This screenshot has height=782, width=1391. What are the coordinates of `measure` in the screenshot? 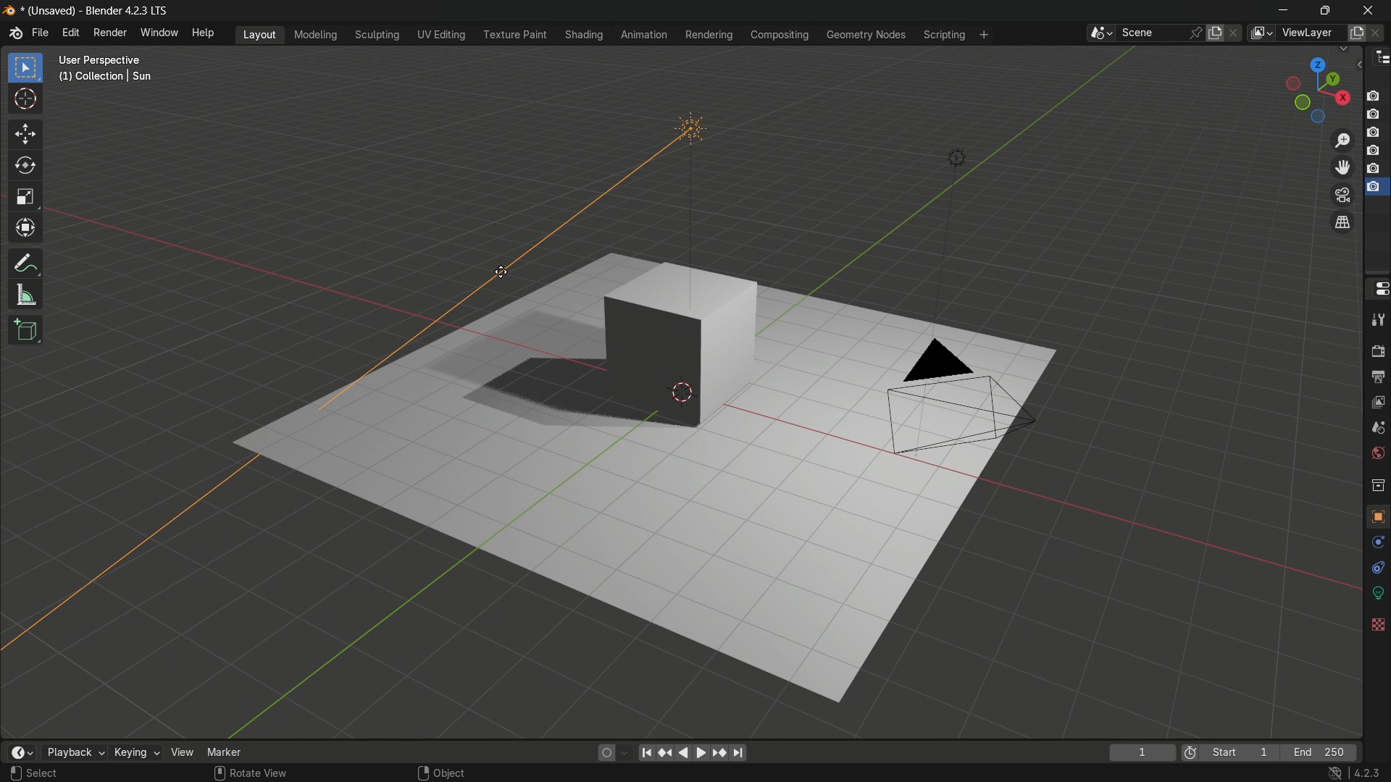 It's located at (28, 296).